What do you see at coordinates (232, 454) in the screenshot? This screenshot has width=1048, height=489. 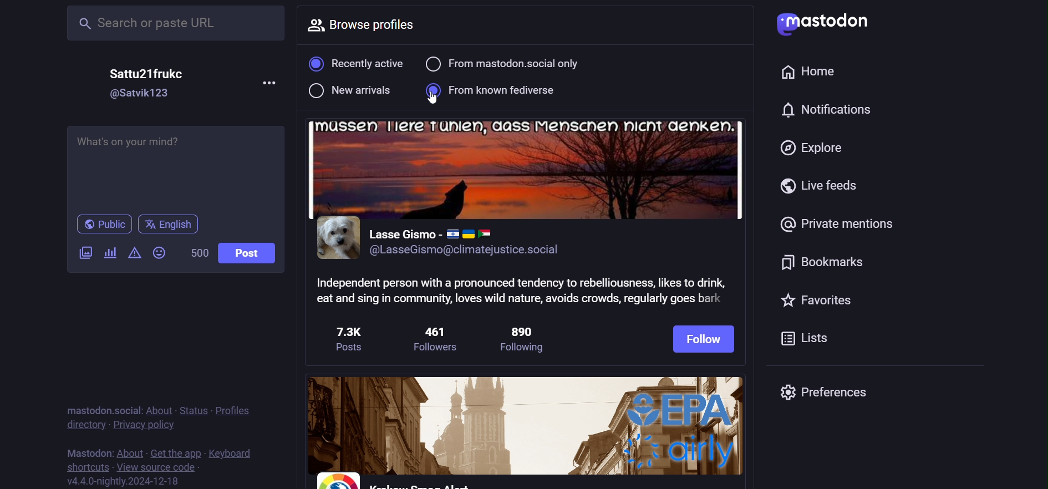 I see `keyboard` at bounding box center [232, 454].